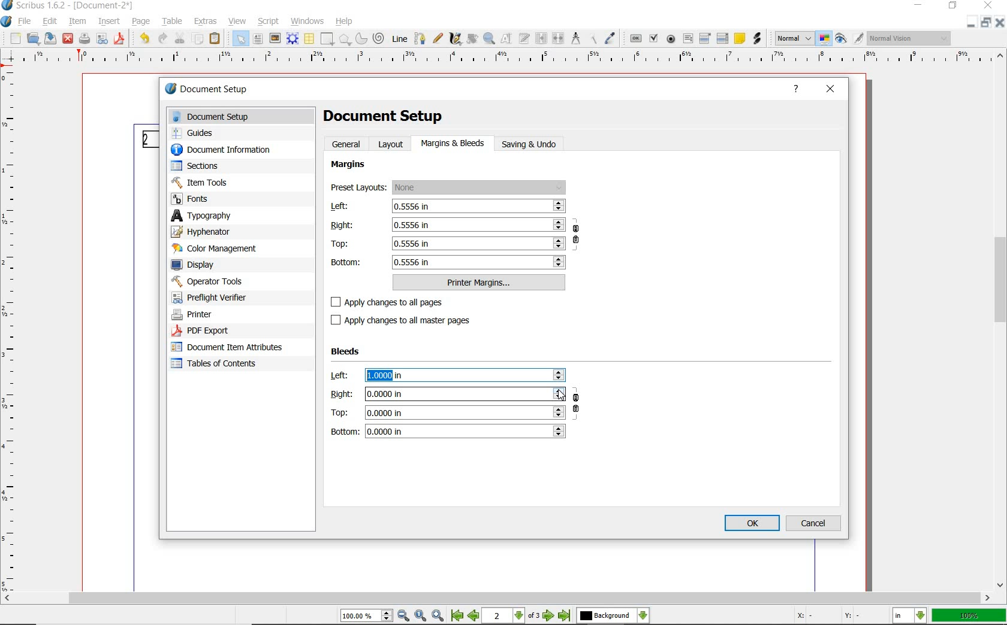 The height and width of the screenshot is (625, 1007). I want to click on link annotation, so click(758, 39).